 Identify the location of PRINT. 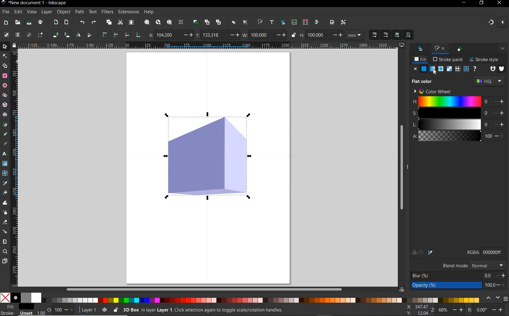
(41, 22).